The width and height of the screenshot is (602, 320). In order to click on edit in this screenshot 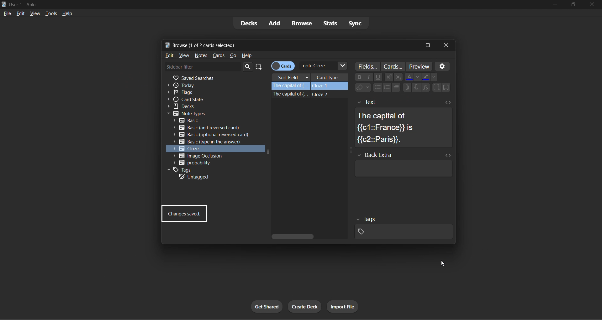, I will do `click(168, 56)`.